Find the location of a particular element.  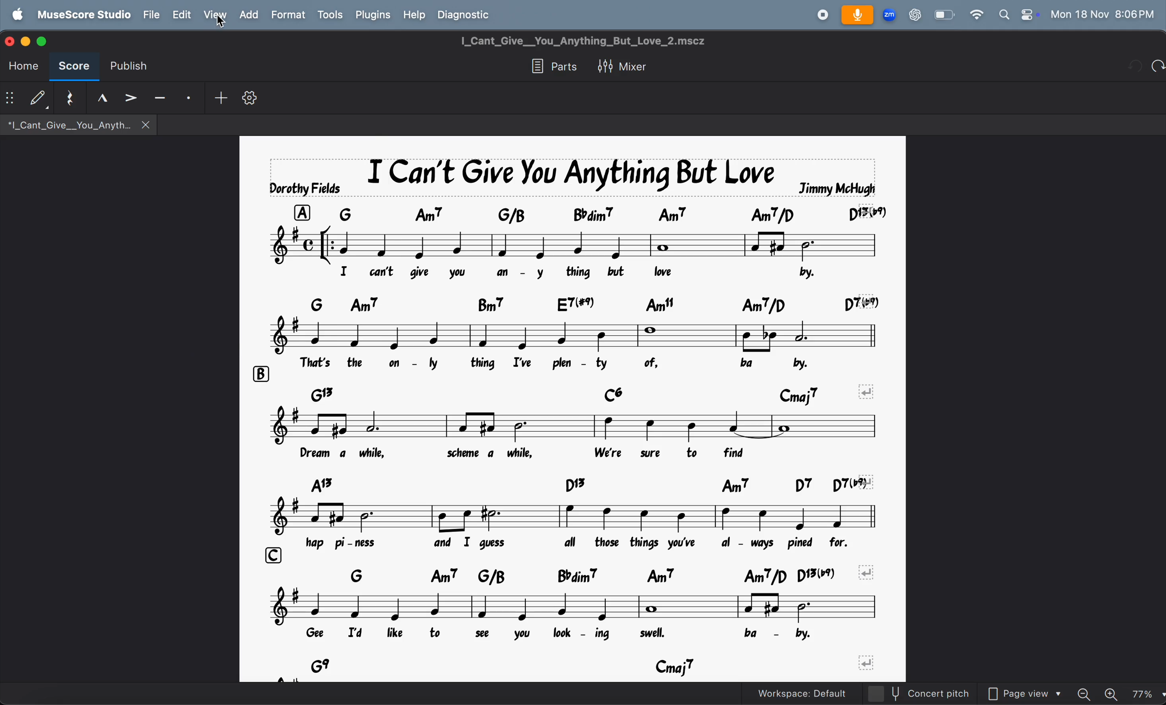

*|_Cant_Give__You_Anyth.. X is located at coordinates (77, 125).